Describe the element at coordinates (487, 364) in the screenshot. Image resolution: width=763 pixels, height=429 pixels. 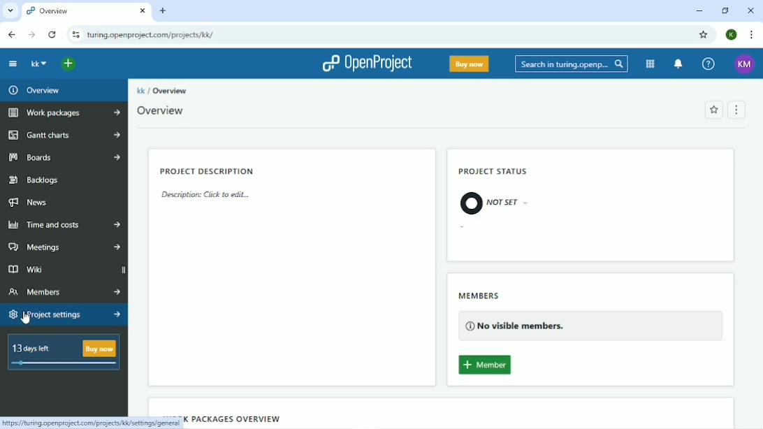
I see `Add member` at that location.